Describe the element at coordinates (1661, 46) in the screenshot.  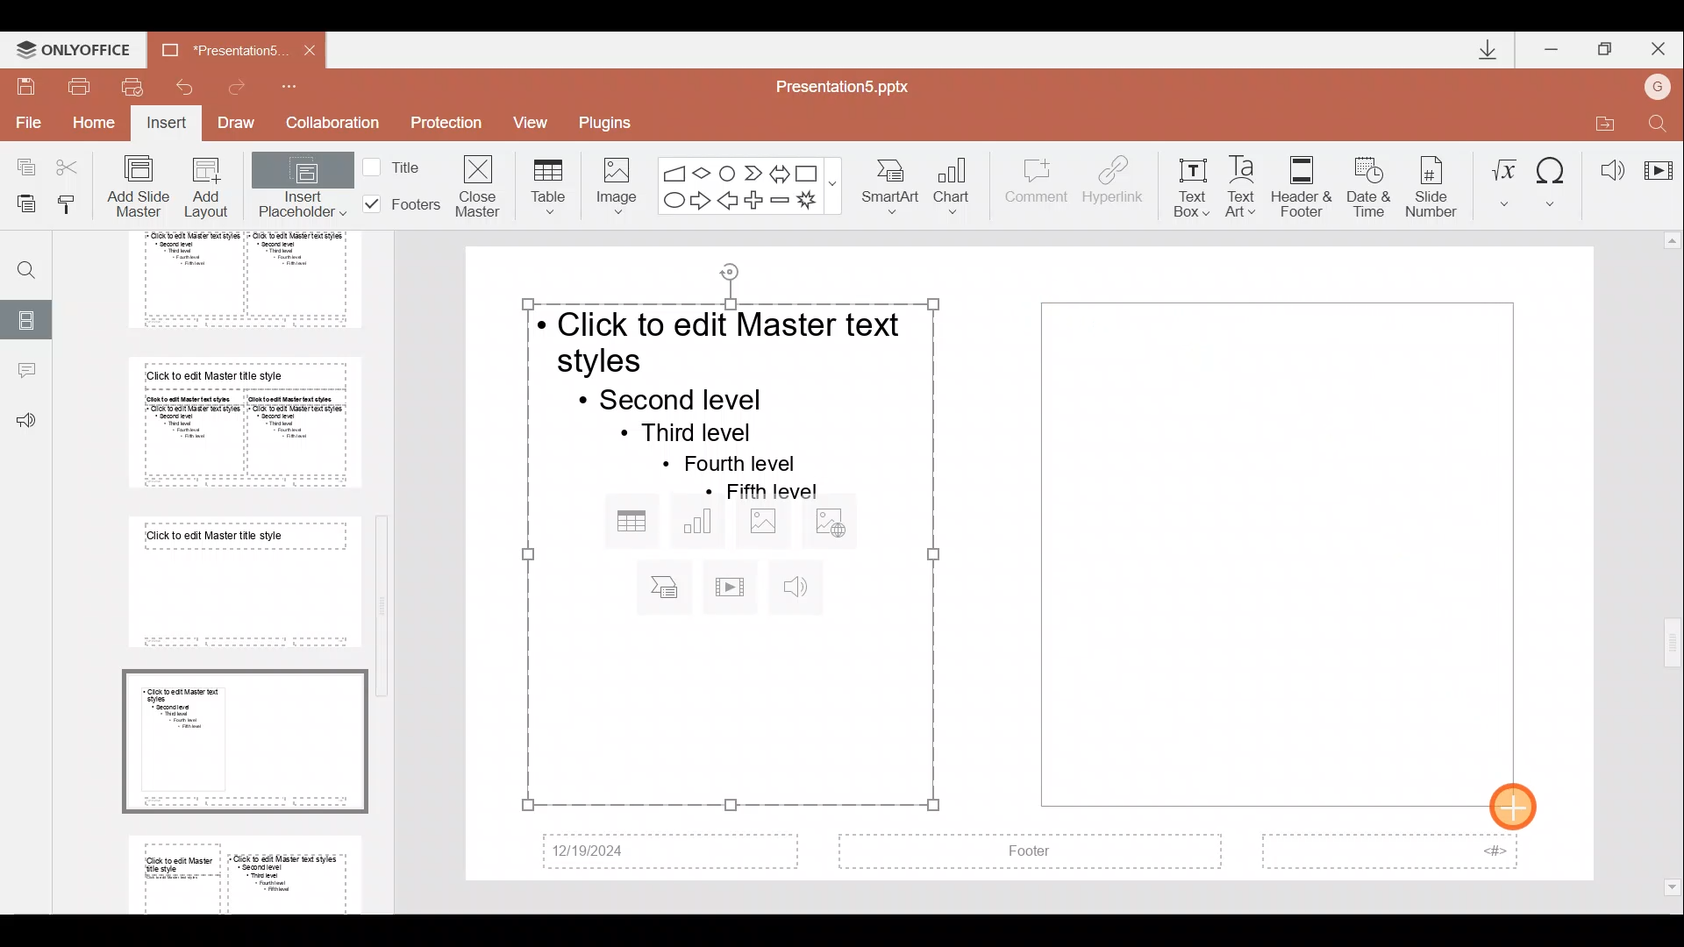
I see `Close` at that location.